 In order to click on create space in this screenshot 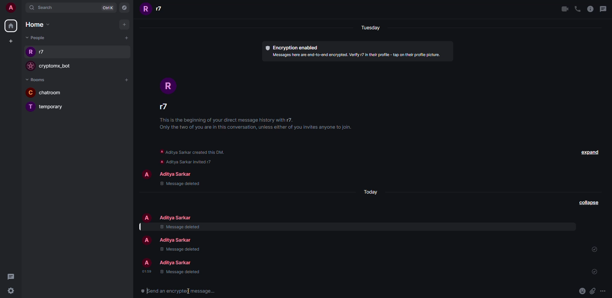, I will do `click(11, 40)`.